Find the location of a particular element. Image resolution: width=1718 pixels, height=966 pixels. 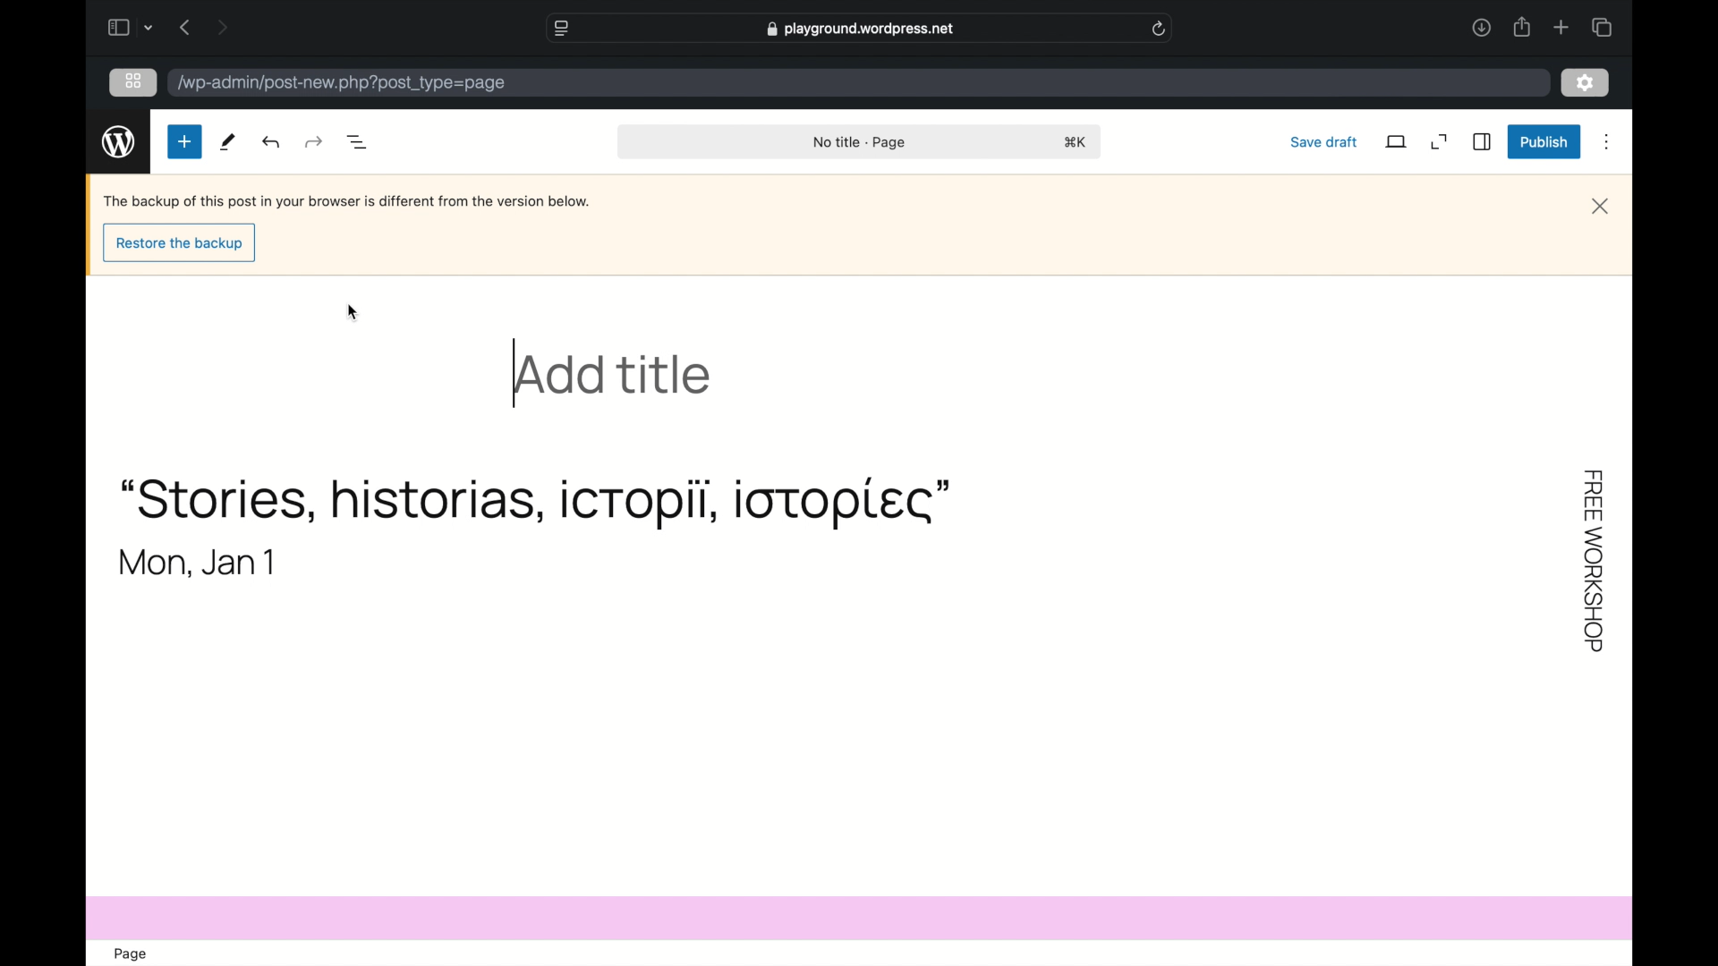

close is located at coordinates (1601, 205).